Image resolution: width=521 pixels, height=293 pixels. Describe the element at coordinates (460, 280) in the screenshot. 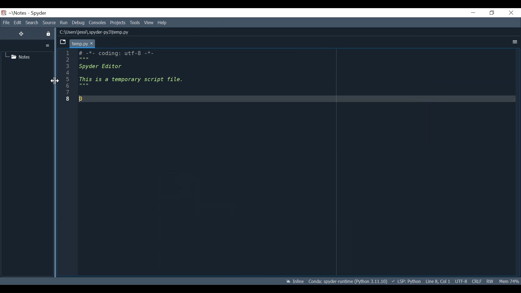

I see `UTF-8` at that location.